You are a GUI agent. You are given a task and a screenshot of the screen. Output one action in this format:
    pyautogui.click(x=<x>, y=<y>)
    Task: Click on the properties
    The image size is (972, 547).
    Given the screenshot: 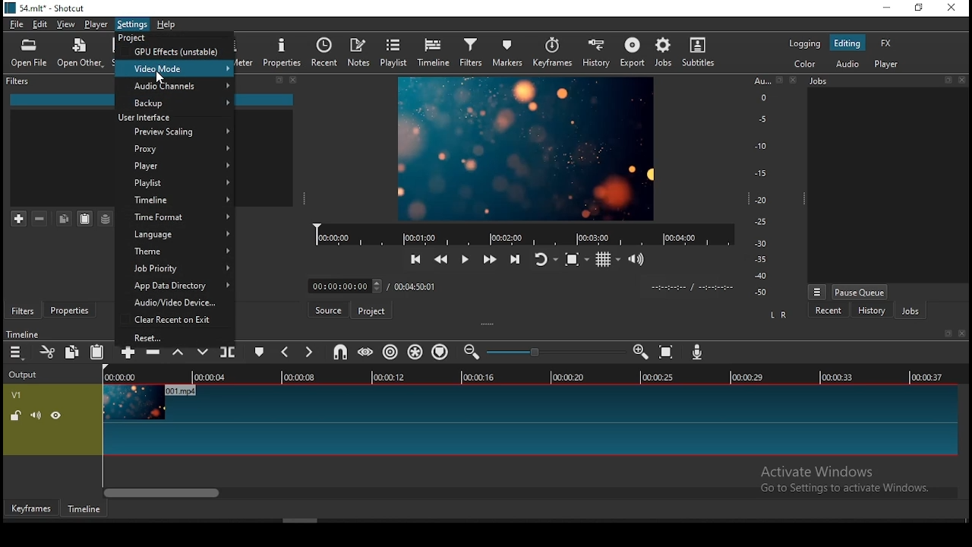 What is the action you would take?
    pyautogui.click(x=68, y=308)
    